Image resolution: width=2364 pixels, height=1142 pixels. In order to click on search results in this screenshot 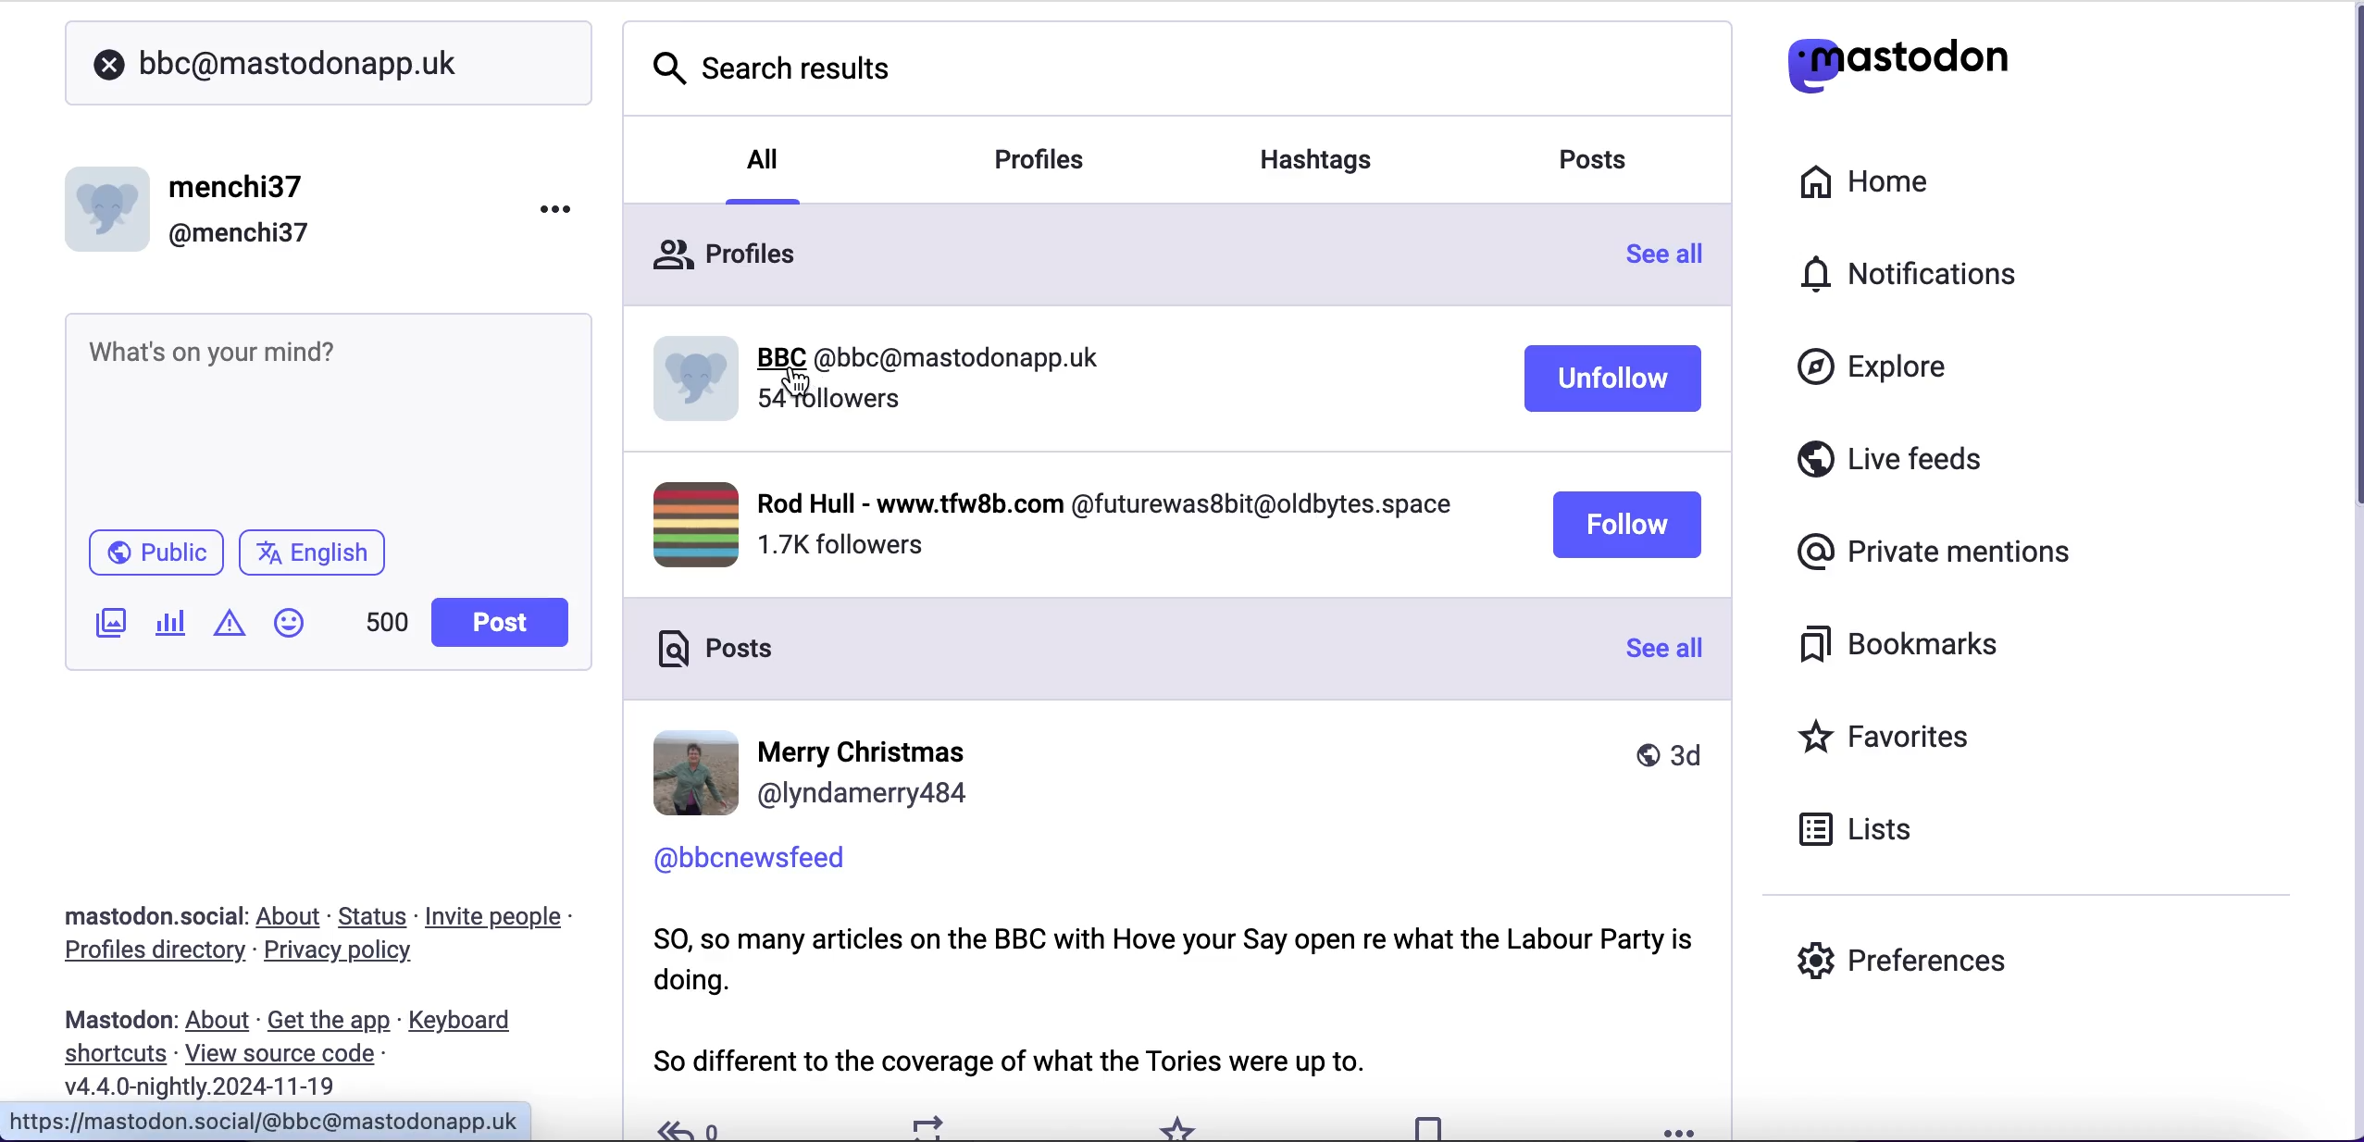, I will do `click(775, 66)`.